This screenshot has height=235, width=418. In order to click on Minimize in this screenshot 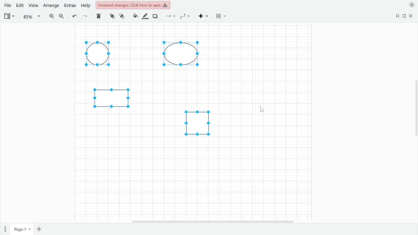, I will do `click(397, 16)`.